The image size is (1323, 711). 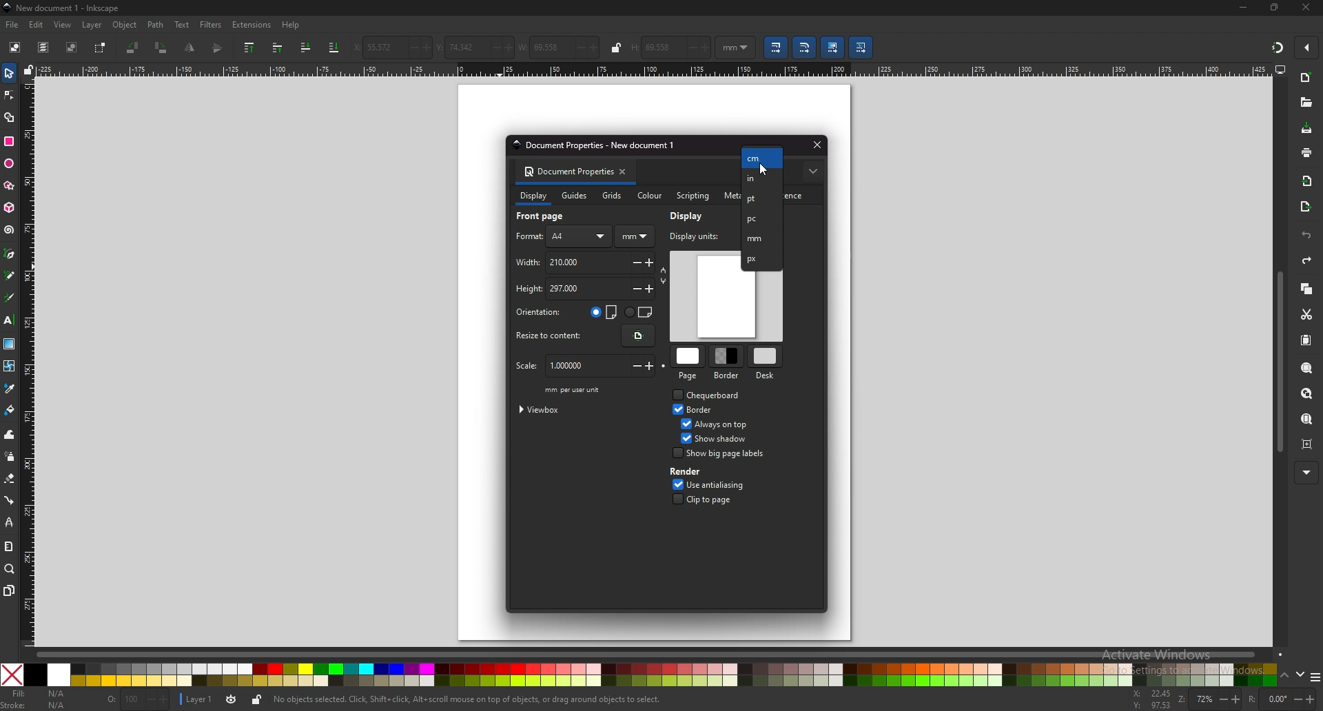 What do you see at coordinates (692, 472) in the screenshot?
I see `render` at bounding box center [692, 472].